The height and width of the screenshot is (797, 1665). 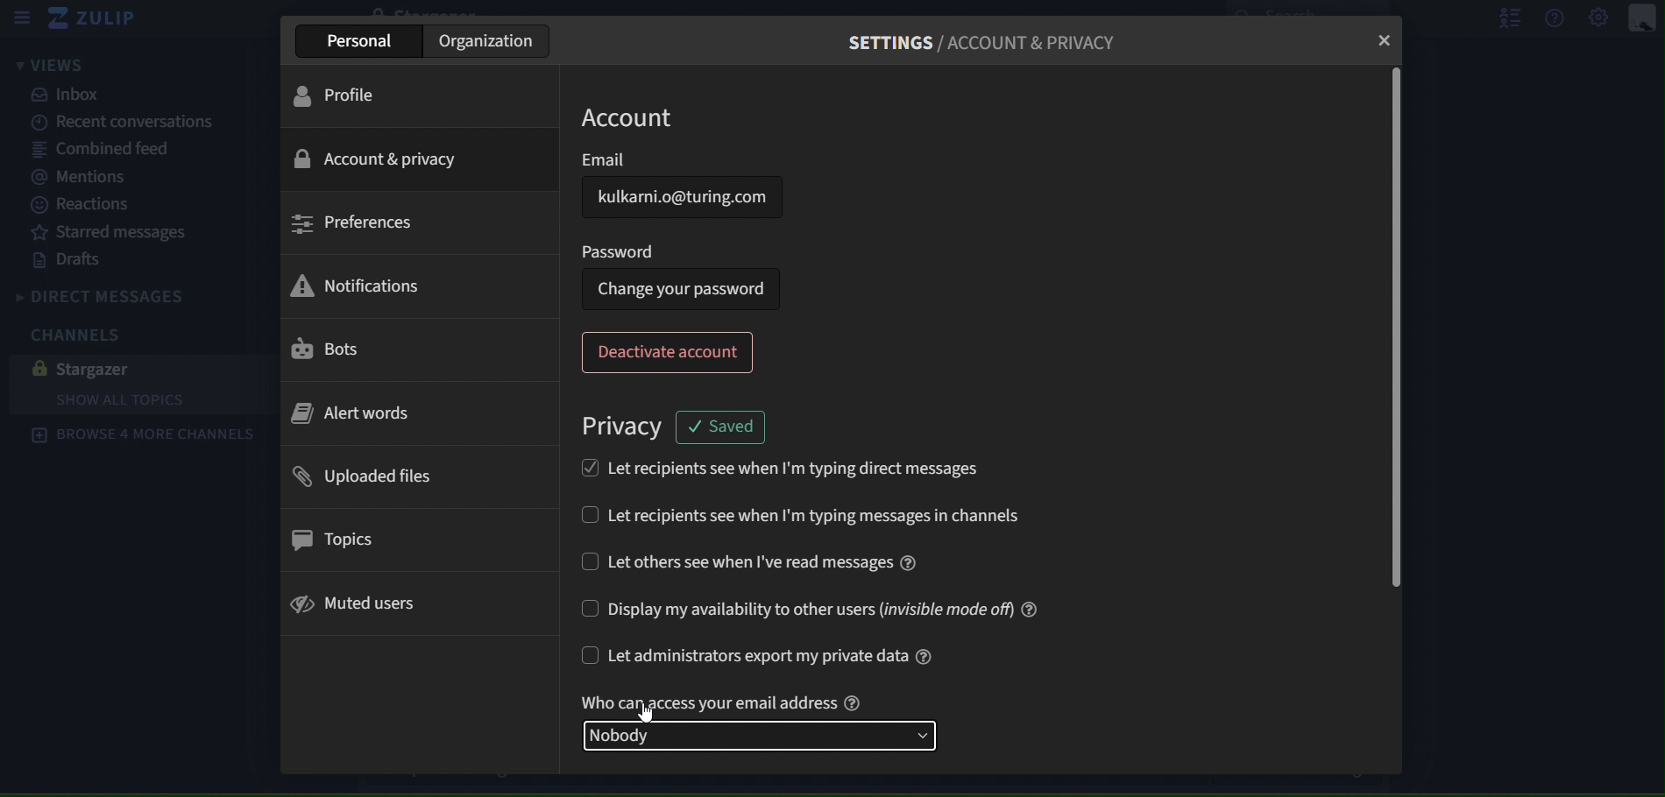 I want to click on bots, so click(x=329, y=350).